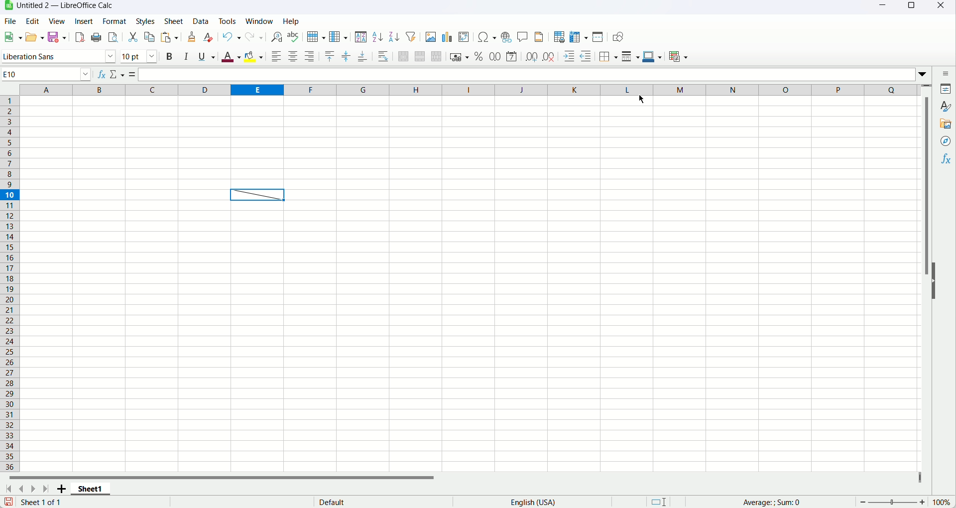  Describe the element at coordinates (115, 21) in the screenshot. I see `Format` at that location.